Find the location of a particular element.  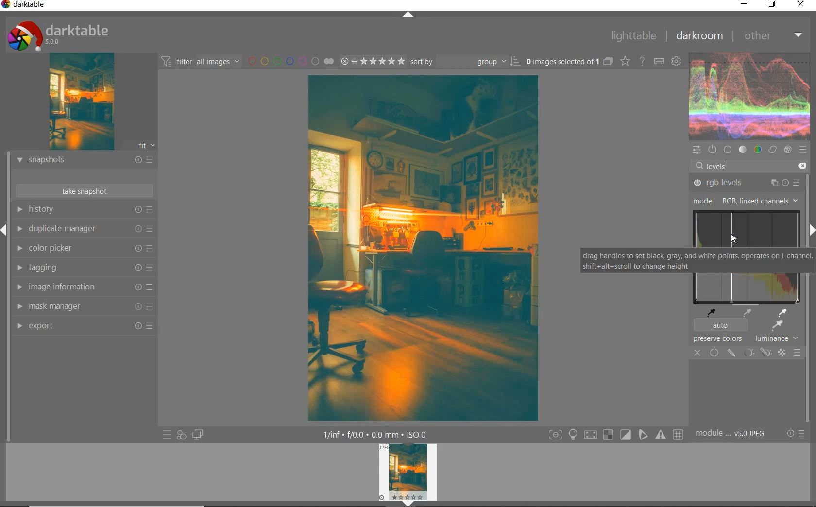

tone is located at coordinates (743, 149).